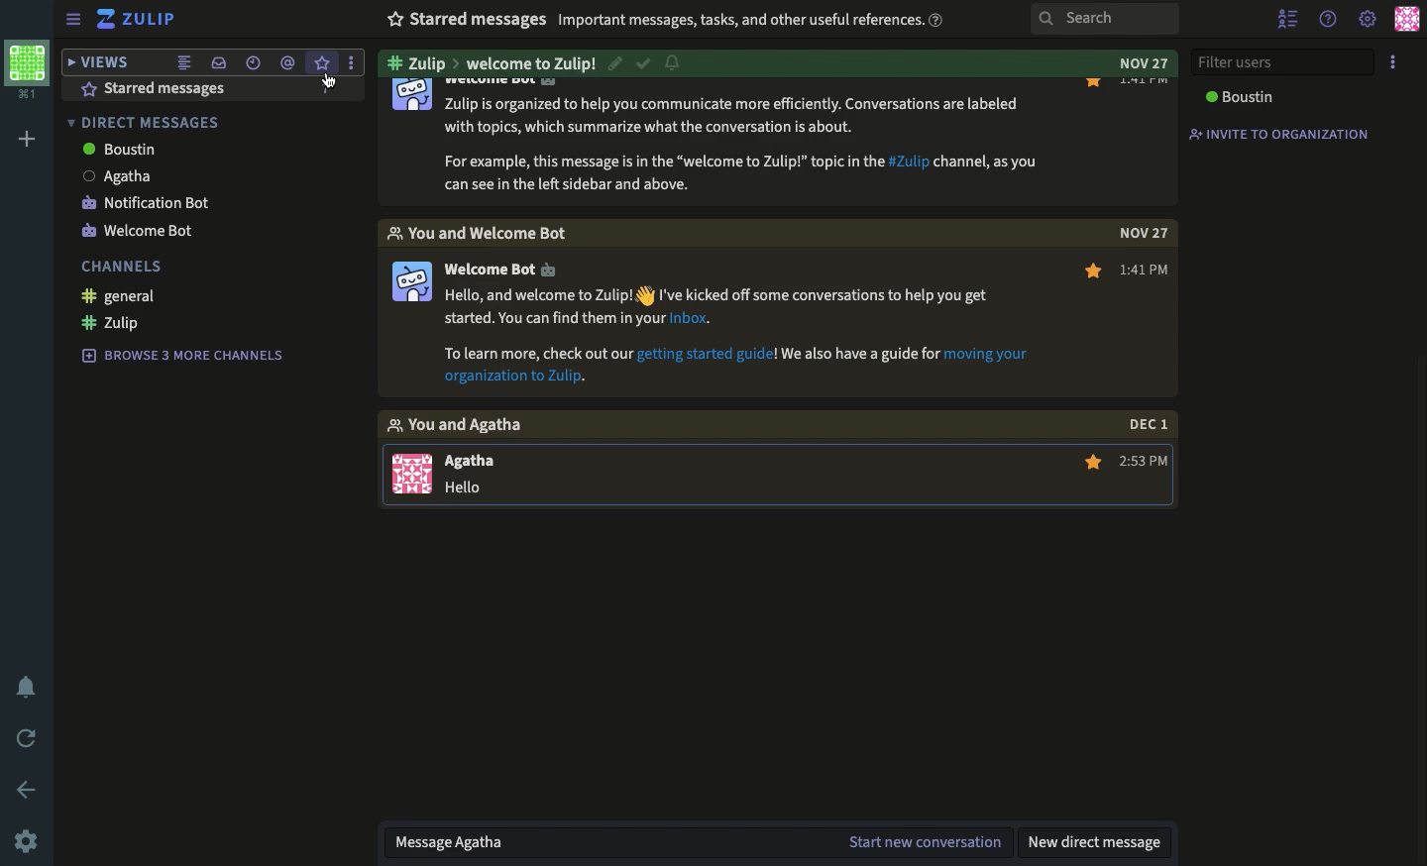 This screenshot has height=866, width=1427. I want to click on star, so click(1092, 464).